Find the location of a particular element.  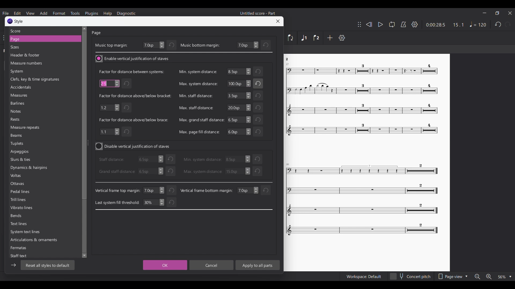

Page is located at coordinates (97, 33).